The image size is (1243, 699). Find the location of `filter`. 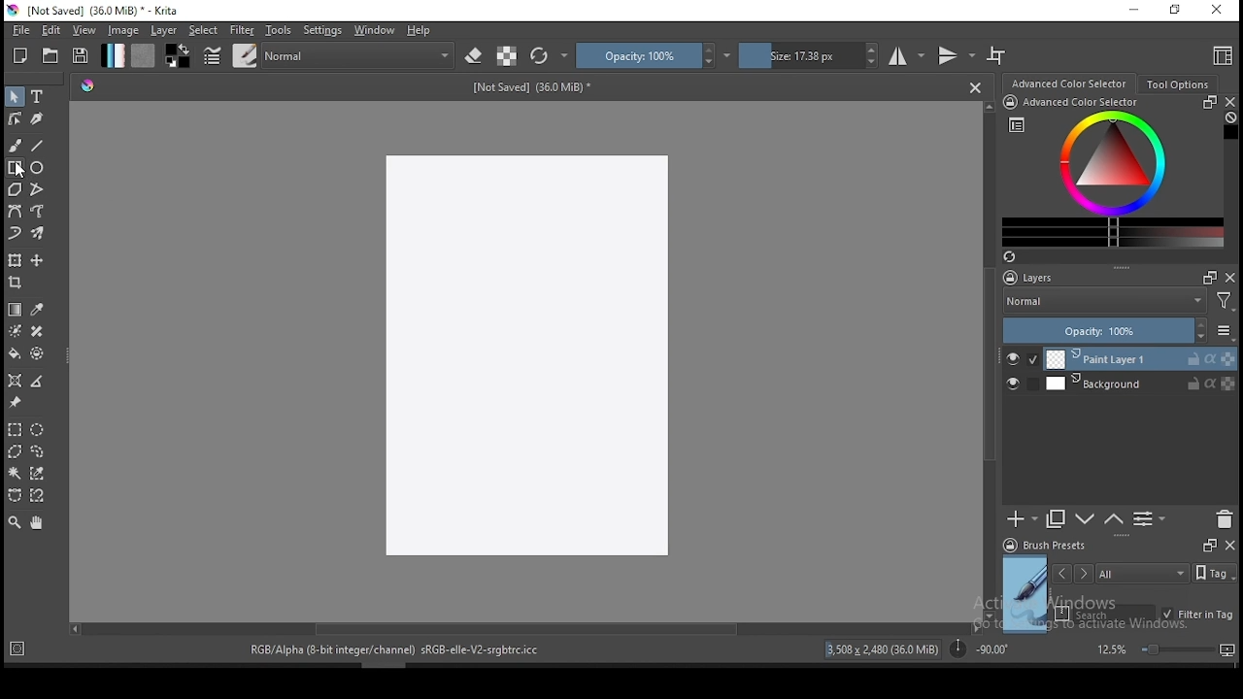

filter is located at coordinates (241, 30).